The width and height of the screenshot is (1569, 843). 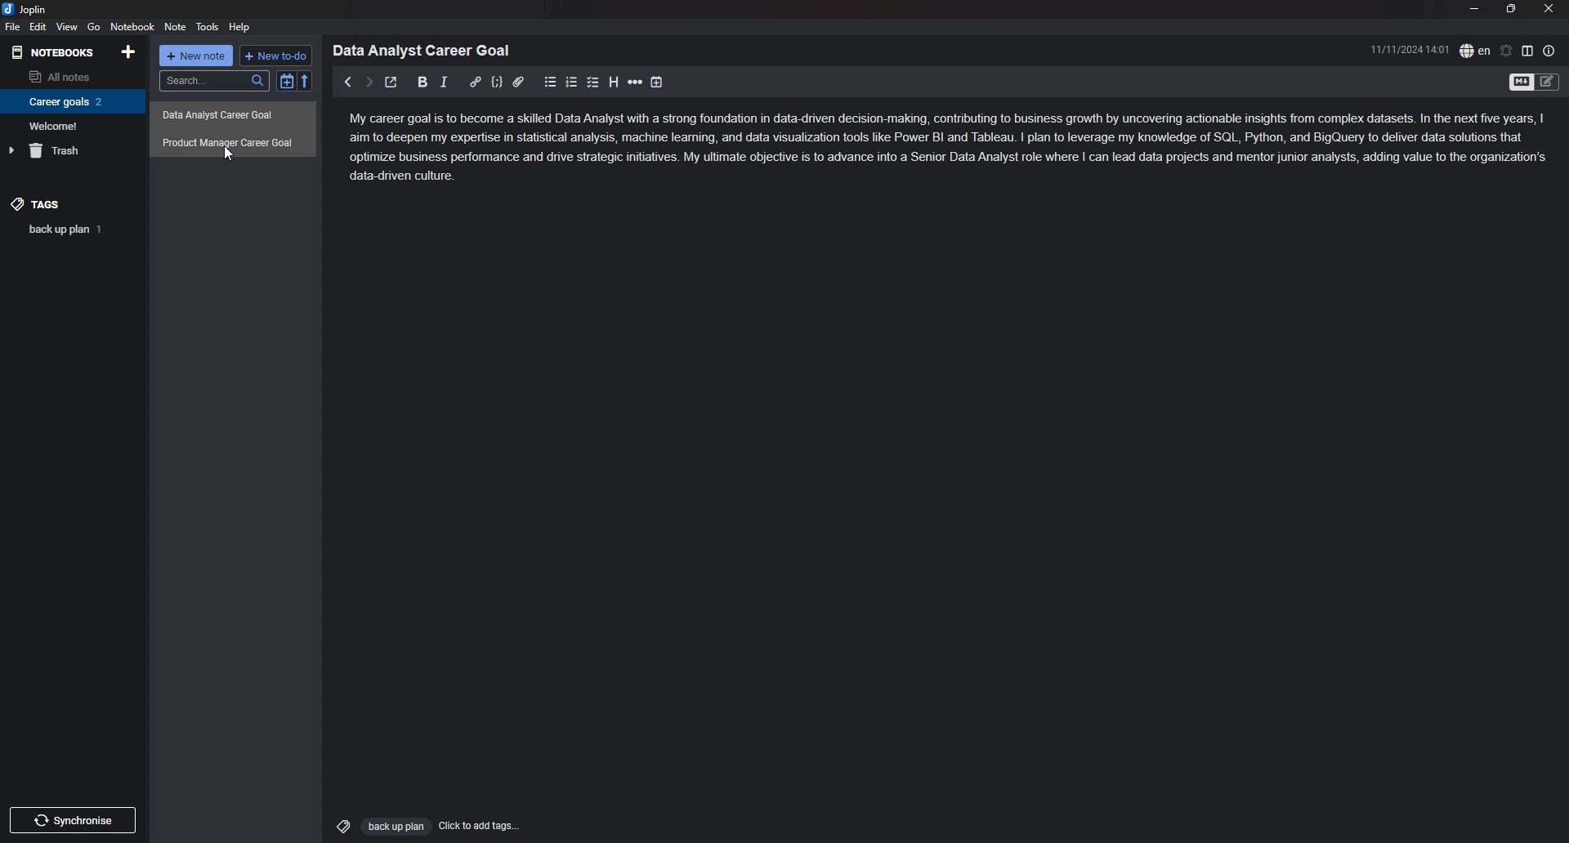 I want to click on go, so click(x=94, y=27).